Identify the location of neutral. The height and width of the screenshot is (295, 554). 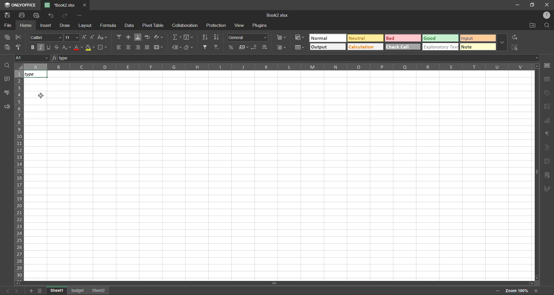
(365, 38).